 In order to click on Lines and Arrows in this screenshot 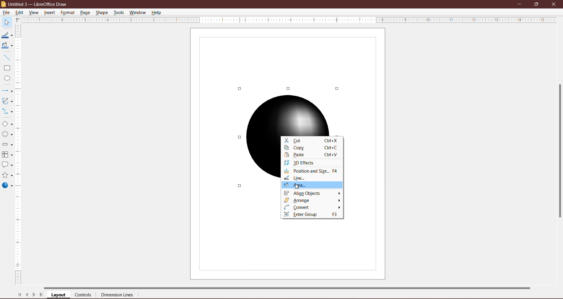, I will do `click(7, 91)`.